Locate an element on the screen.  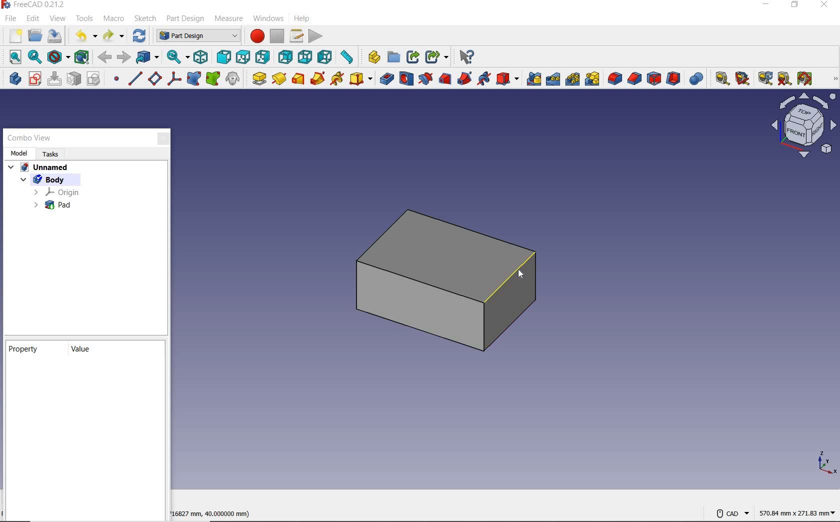
create a datum line is located at coordinates (135, 78).